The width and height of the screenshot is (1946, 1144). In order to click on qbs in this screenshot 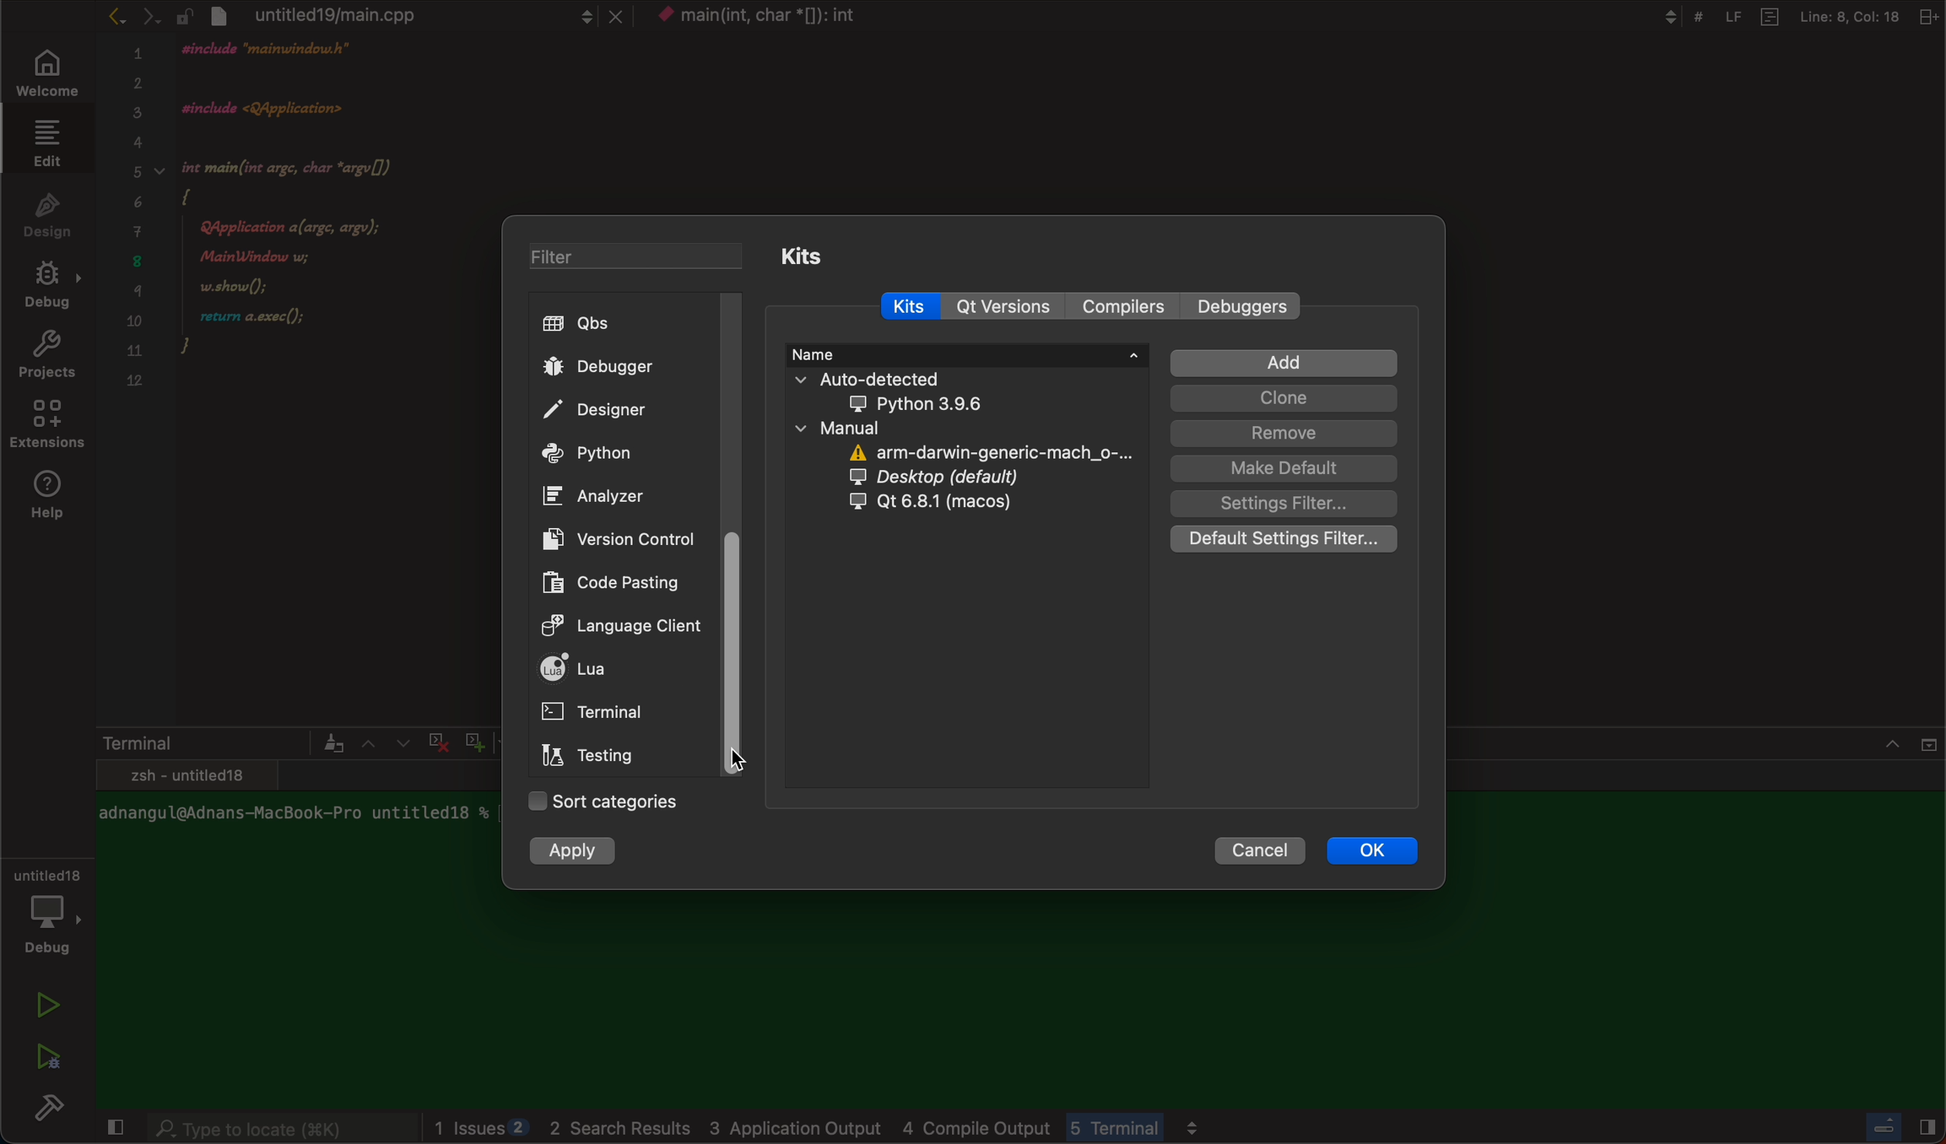, I will do `click(628, 324)`.